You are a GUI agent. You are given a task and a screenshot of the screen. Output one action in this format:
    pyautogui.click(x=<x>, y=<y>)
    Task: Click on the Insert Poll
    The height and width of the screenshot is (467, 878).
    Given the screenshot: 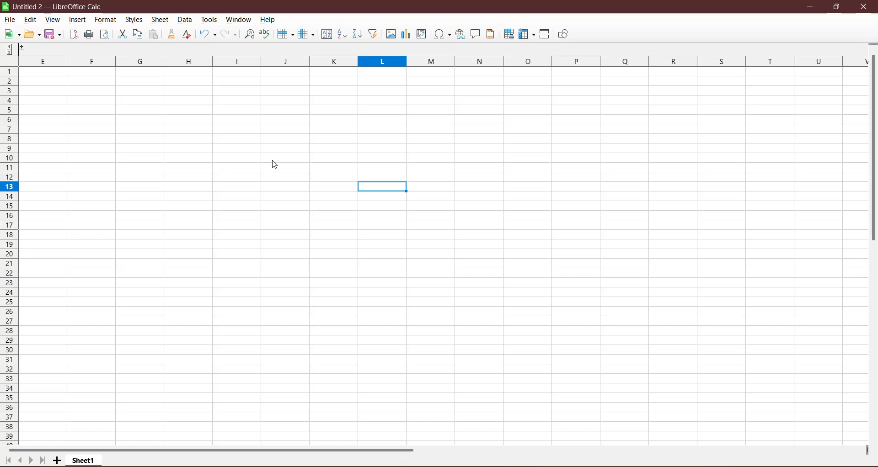 What is the action you would take?
    pyautogui.click(x=406, y=34)
    